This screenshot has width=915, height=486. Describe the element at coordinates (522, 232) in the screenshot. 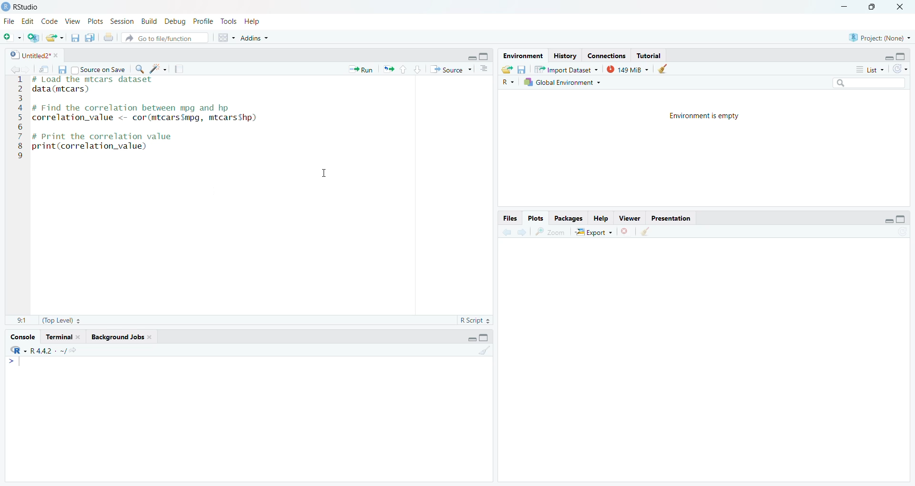

I see `Go forward to the next source location (Ctrl + F10)` at that location.